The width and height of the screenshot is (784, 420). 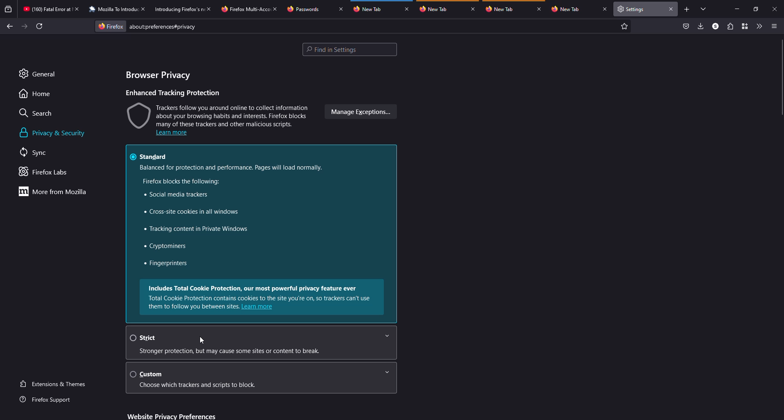 What do you see at coordinates (744, 26) in the screenshot?
I see `container` at bounding box center [744, 26].